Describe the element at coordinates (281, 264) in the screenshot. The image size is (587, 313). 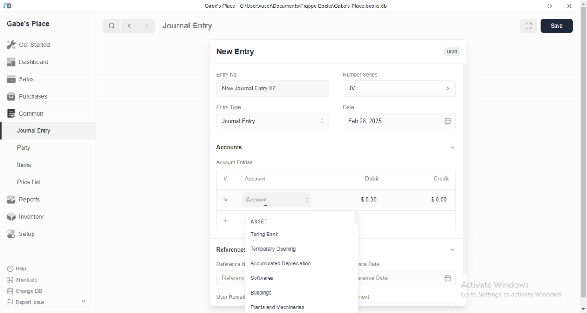
I see `‘Accumutated Depreciation` at that location.